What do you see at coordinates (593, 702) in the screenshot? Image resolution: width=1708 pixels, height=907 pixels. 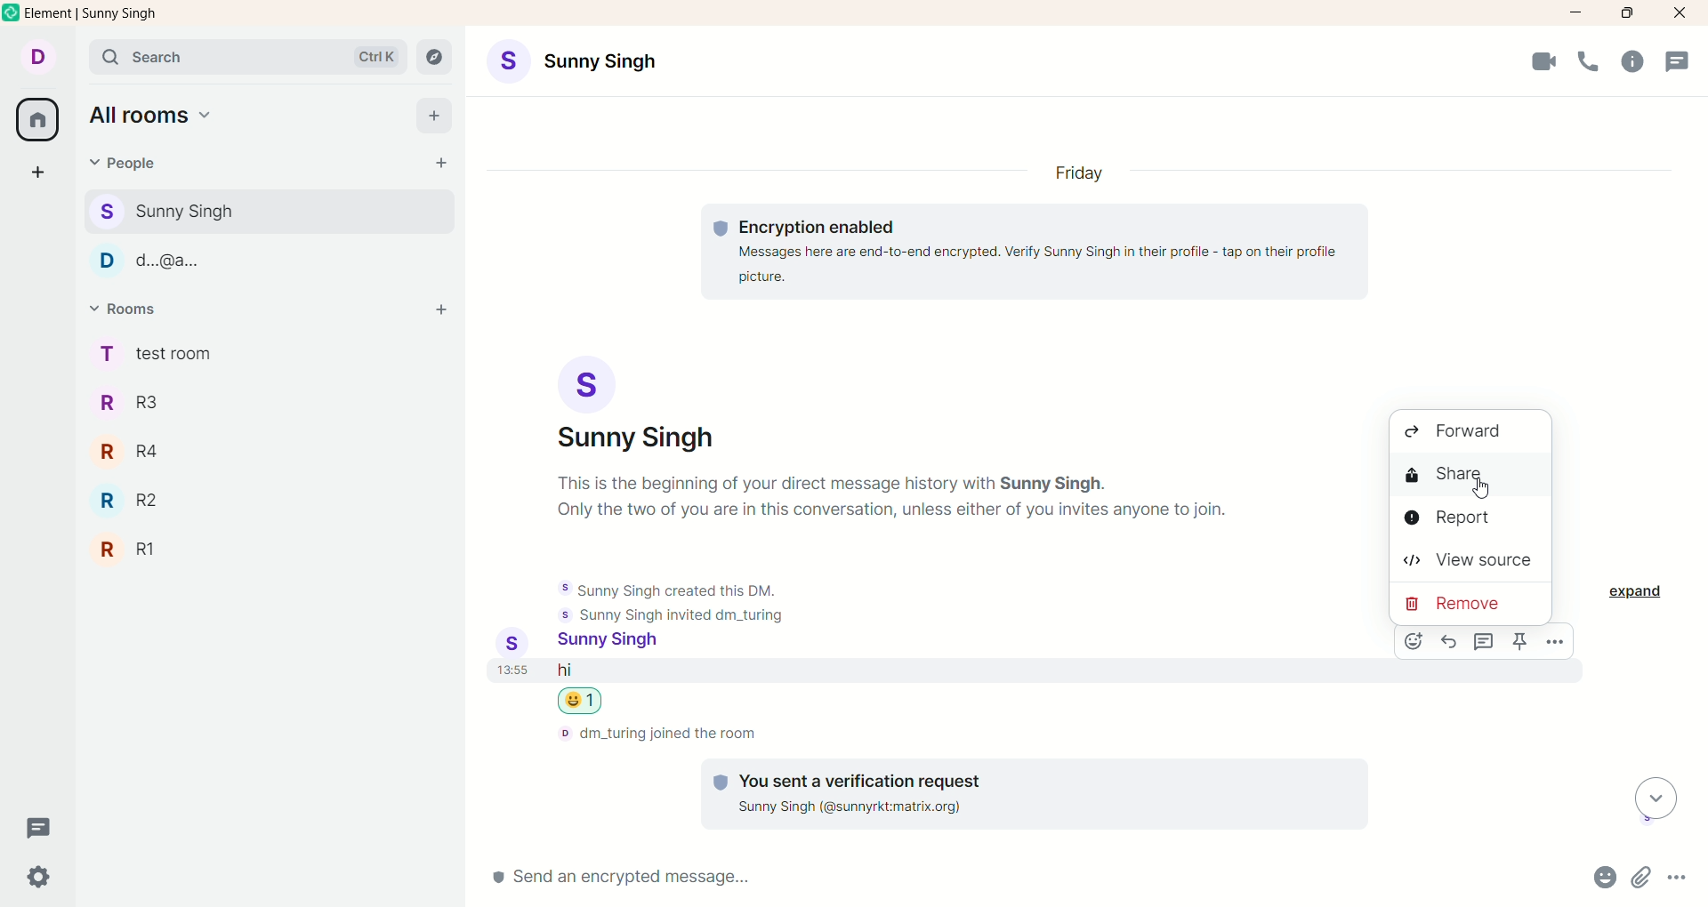 I see `emoji` at bounding box center [593, 702].